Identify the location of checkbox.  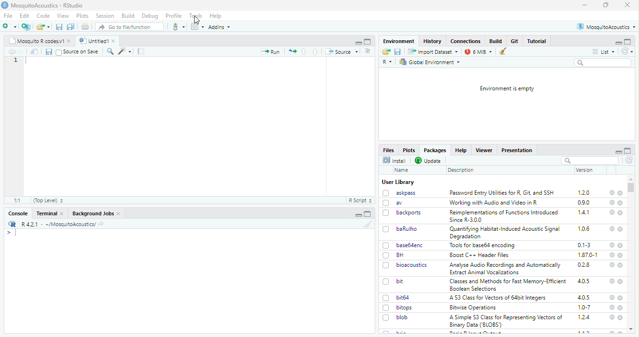
(386, 246).